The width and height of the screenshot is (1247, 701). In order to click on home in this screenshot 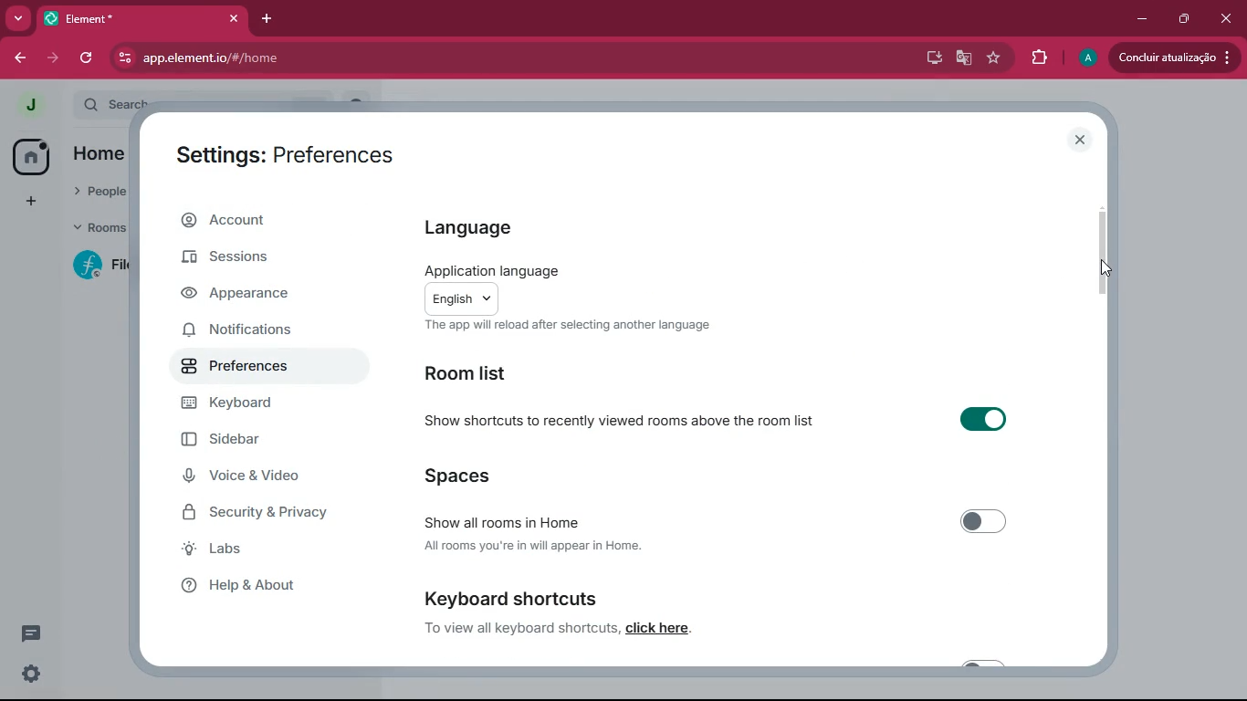, I will do `click(98, 156)`.